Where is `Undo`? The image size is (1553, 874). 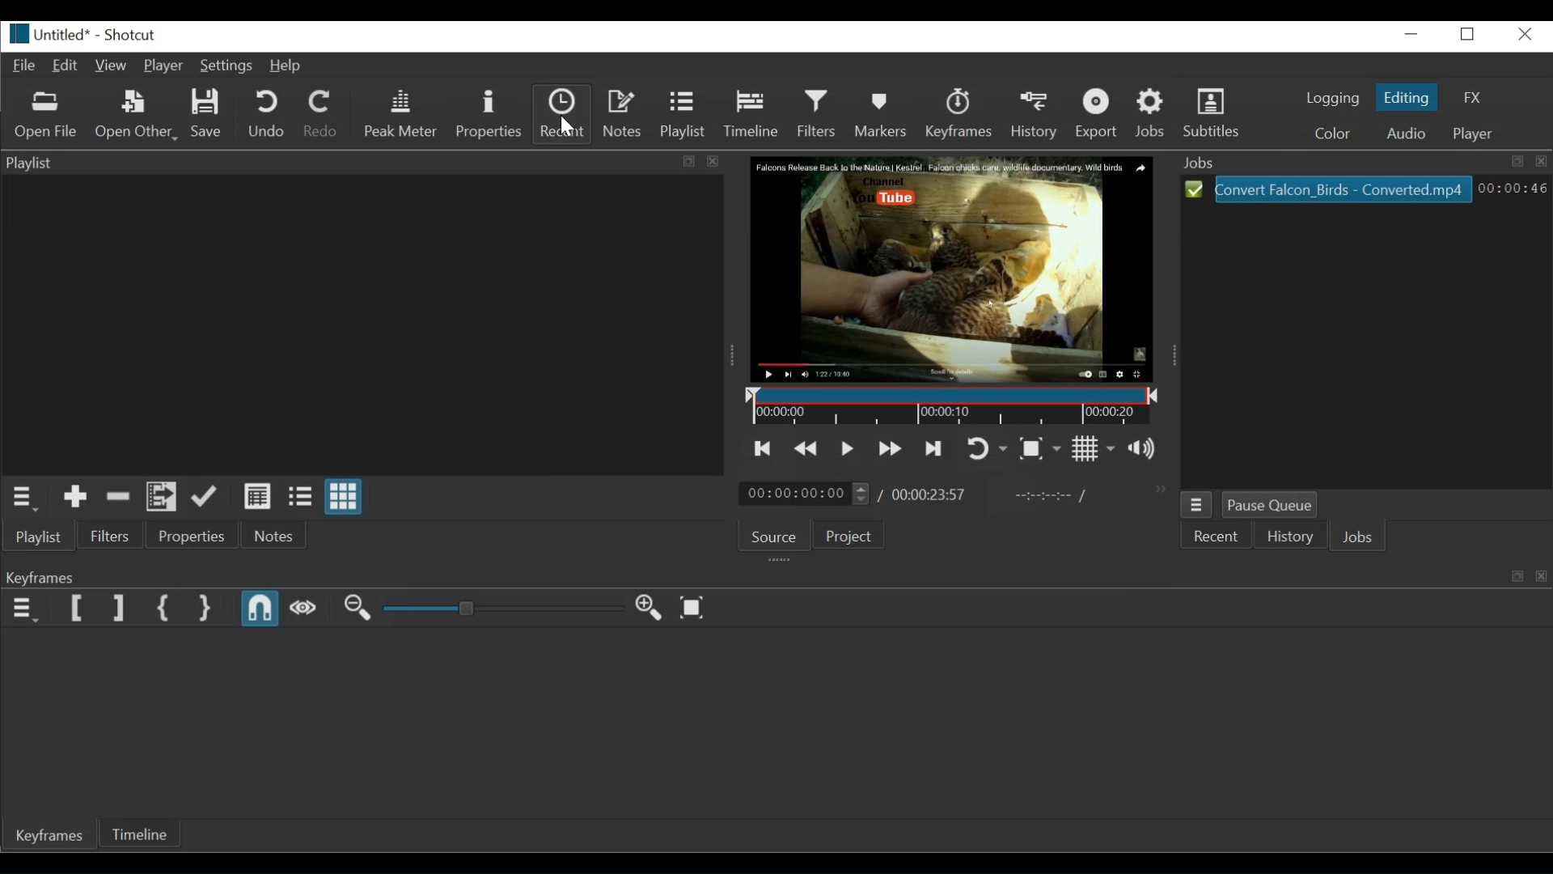 Undo is located at coordinates (269, 116).